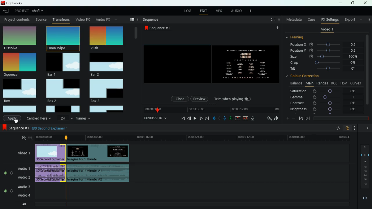 The width and height of the screenshot is (372, 209). What do you see at coordinates (17, 19) in the screenshot?
I see `Project content` at bounding box center [17, 19].